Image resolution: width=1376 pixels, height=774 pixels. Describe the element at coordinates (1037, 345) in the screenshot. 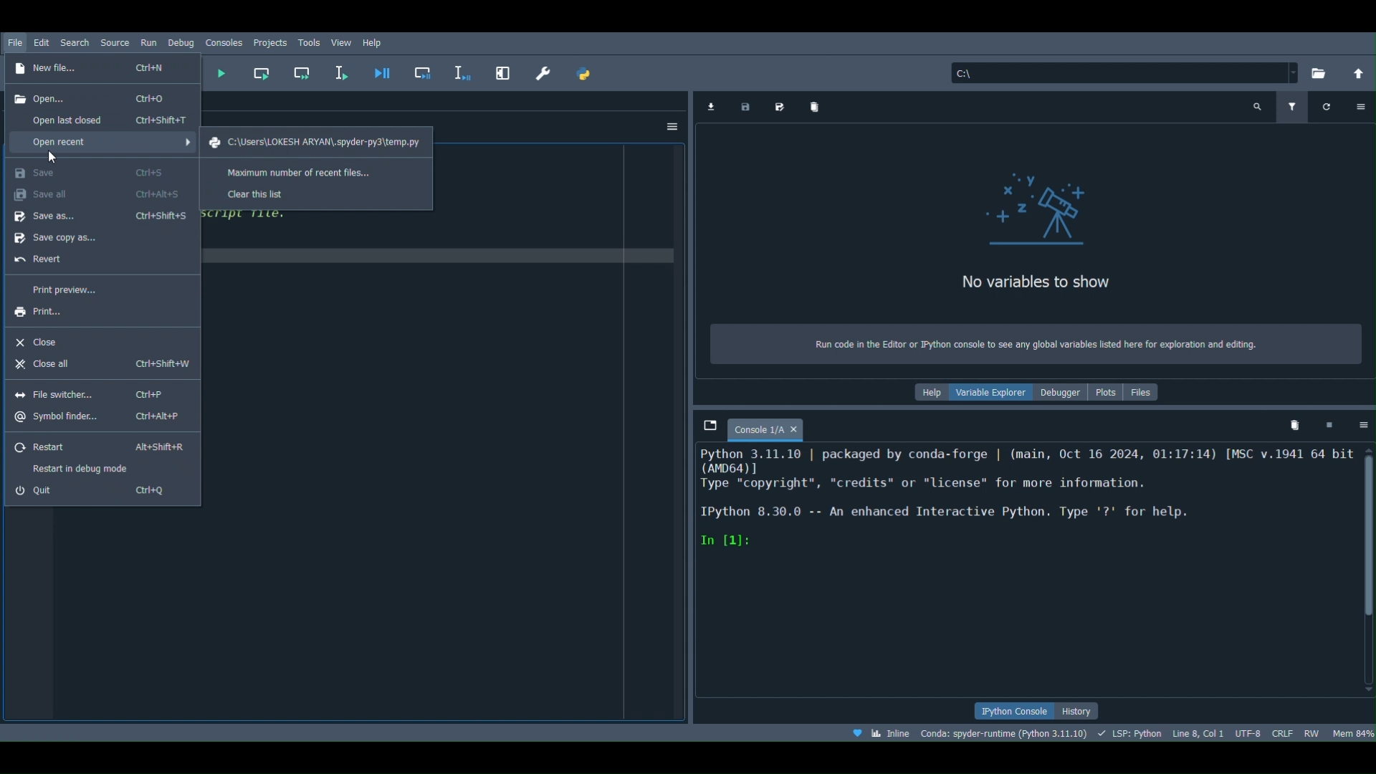

I see `Run code in the Editor or Python console to see any global variables listed here for exploration and editing` at that location.